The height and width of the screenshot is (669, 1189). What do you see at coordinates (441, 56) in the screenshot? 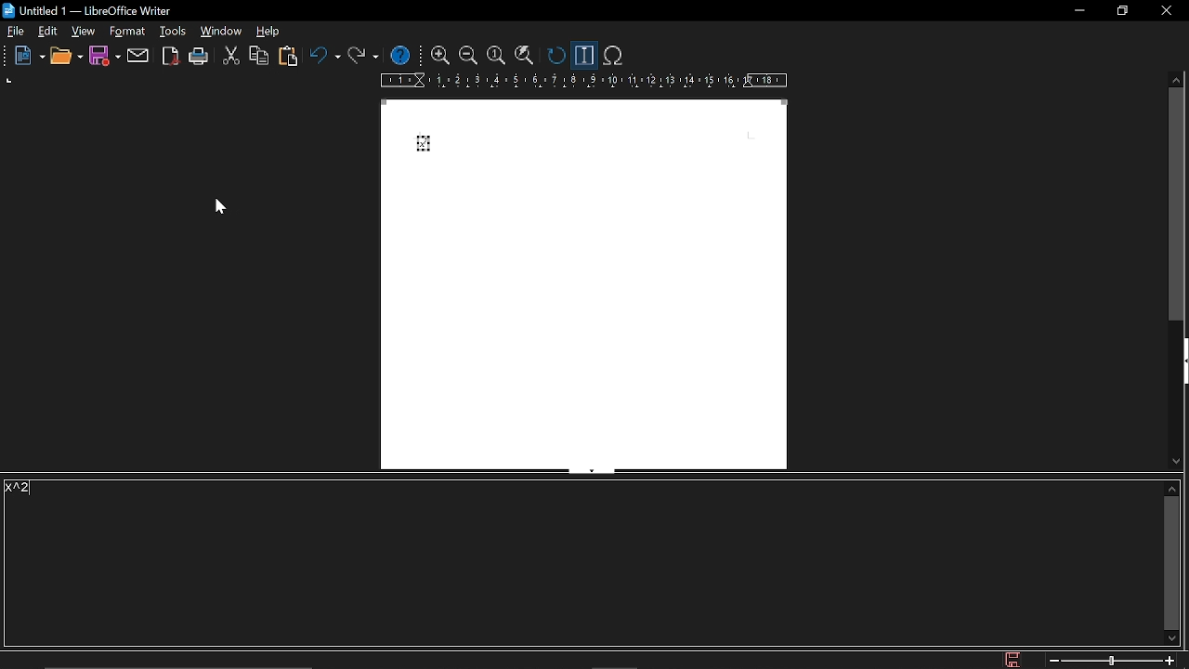
I see `zoom in` at bounding box center [441, 56].